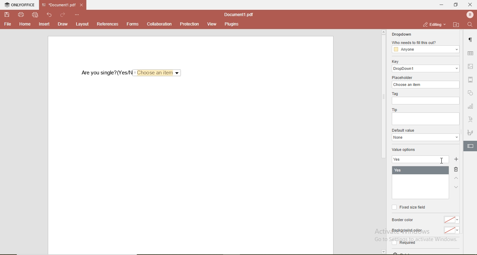 The height and width of the screenshot is (255, 477). Describe the element at coordinates (8, 24) in the screenshot. I see `file` at that location.